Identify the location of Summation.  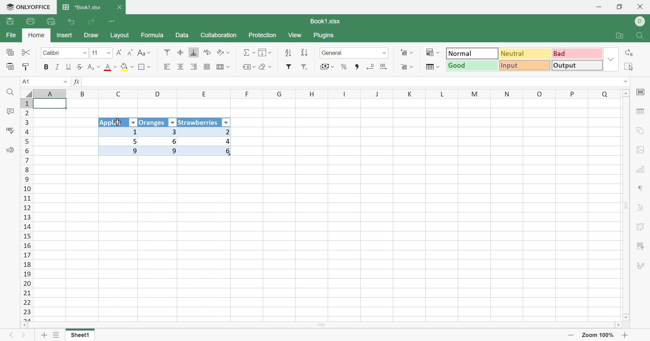
(249, 53).